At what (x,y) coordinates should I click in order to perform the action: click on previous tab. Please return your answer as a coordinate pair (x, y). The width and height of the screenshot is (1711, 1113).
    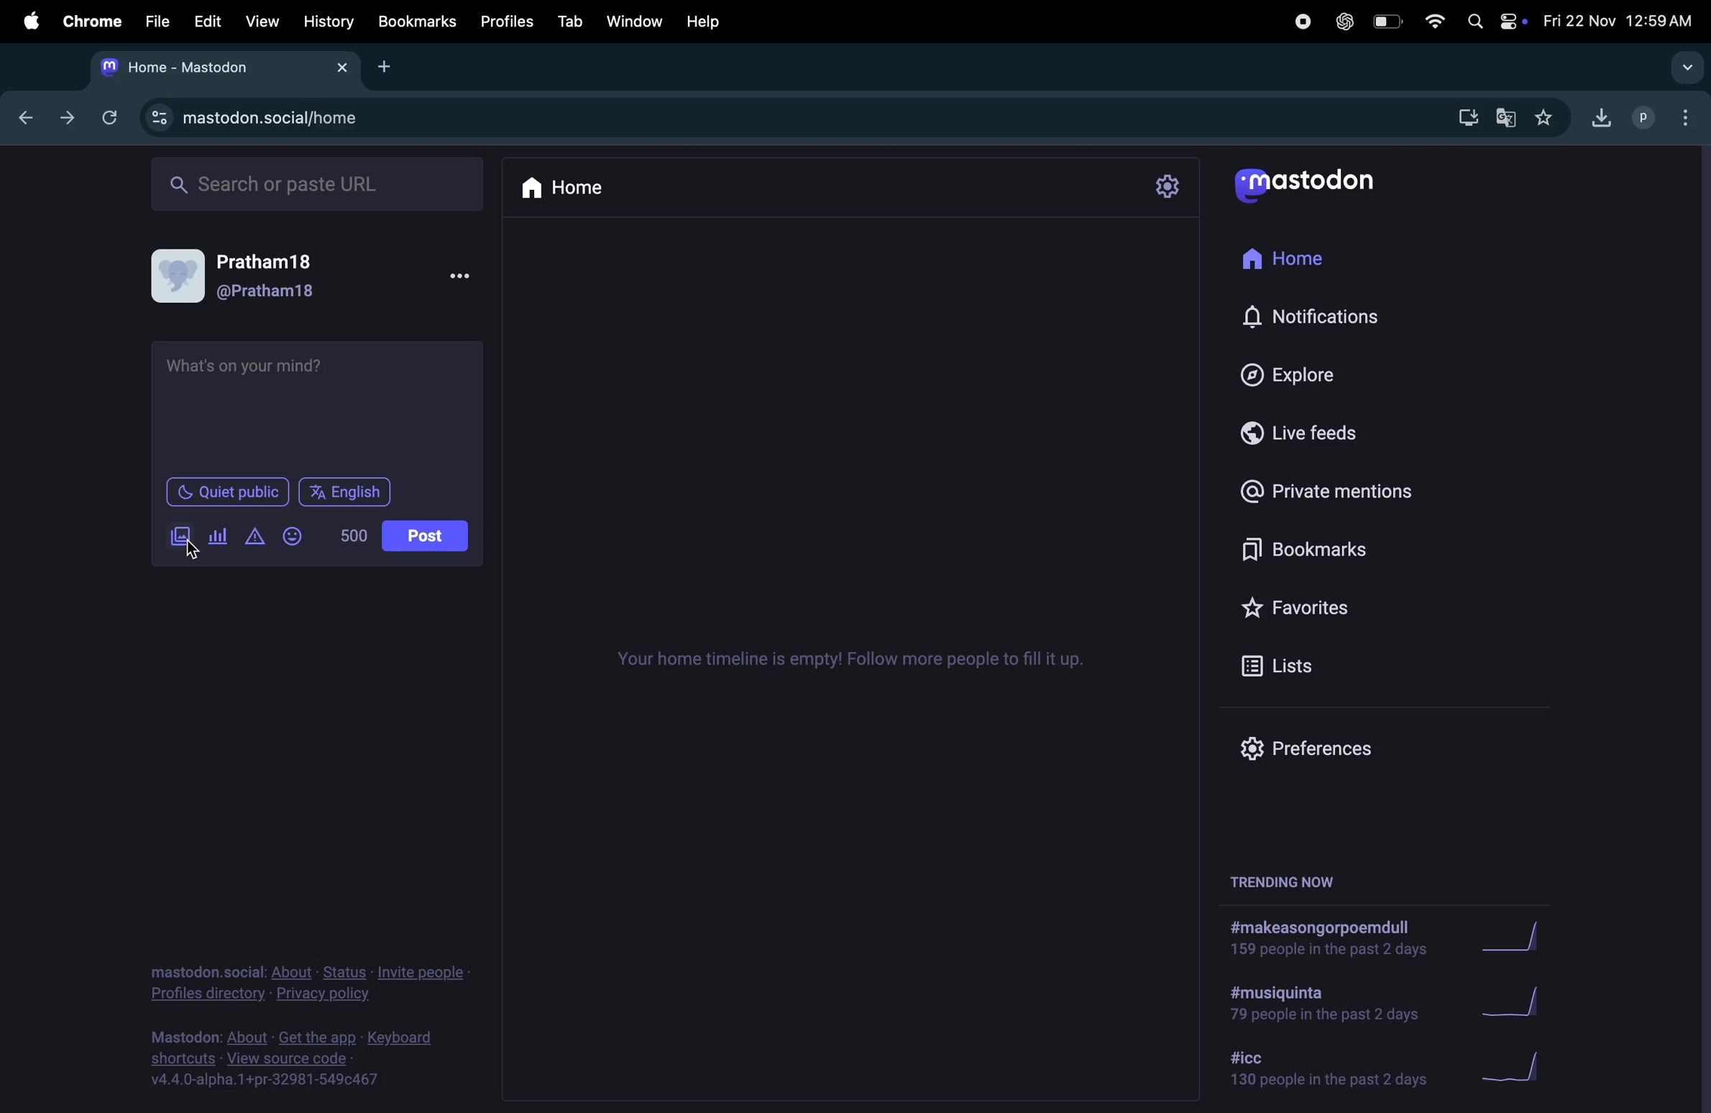
    Looking at the image, I should click on (27, 119).